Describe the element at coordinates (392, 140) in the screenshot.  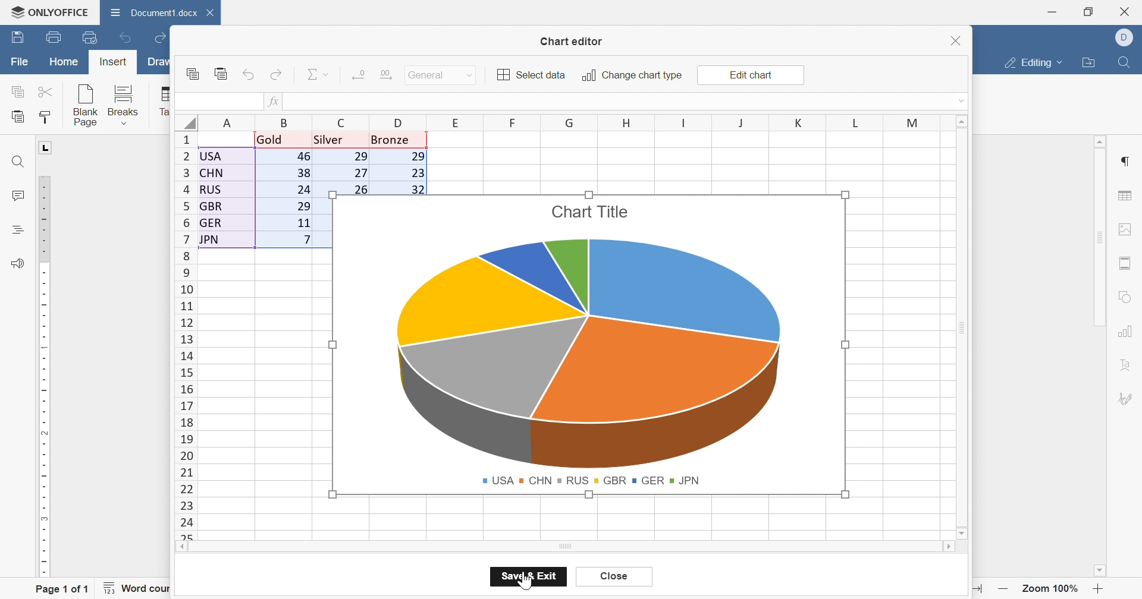
I see `Bronze` at that location.